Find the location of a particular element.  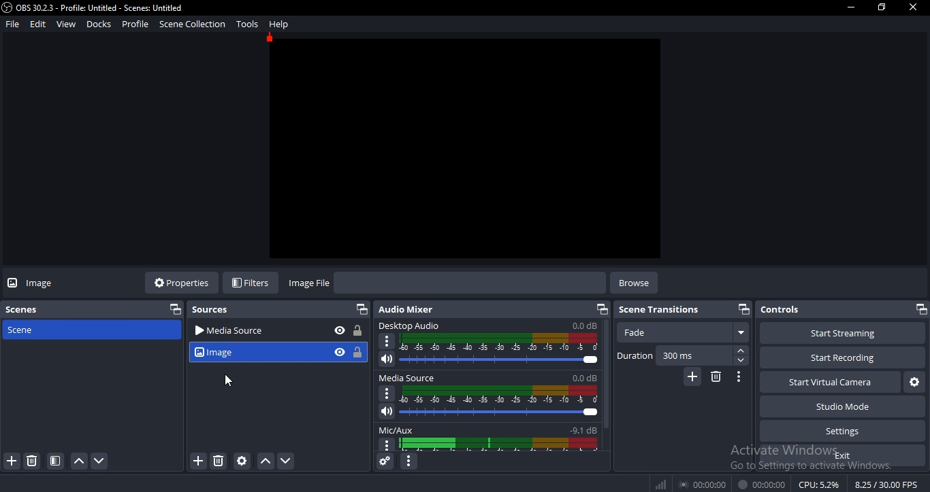

volume slider is located at coordinates (490, 412).